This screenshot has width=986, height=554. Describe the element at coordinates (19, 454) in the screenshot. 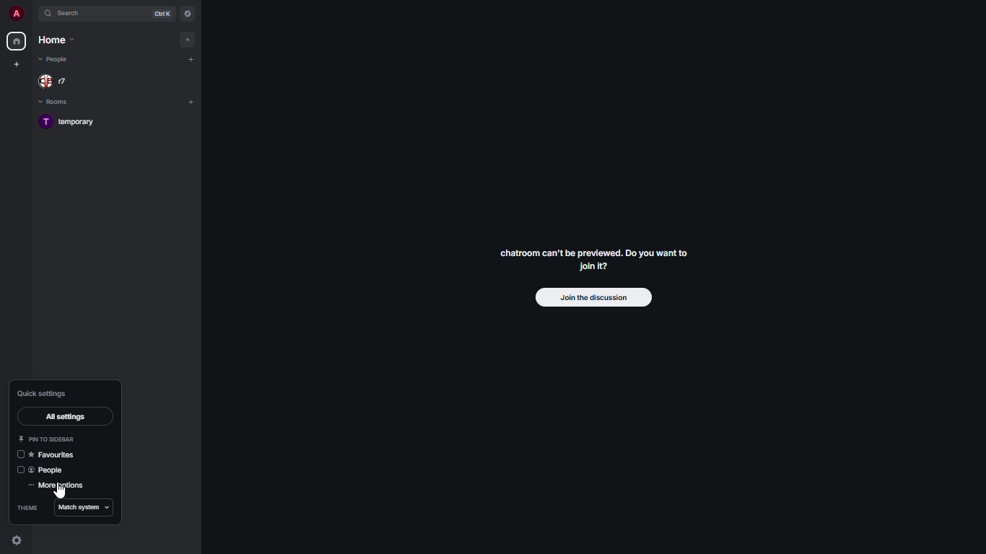

I see `disabled` at that location.